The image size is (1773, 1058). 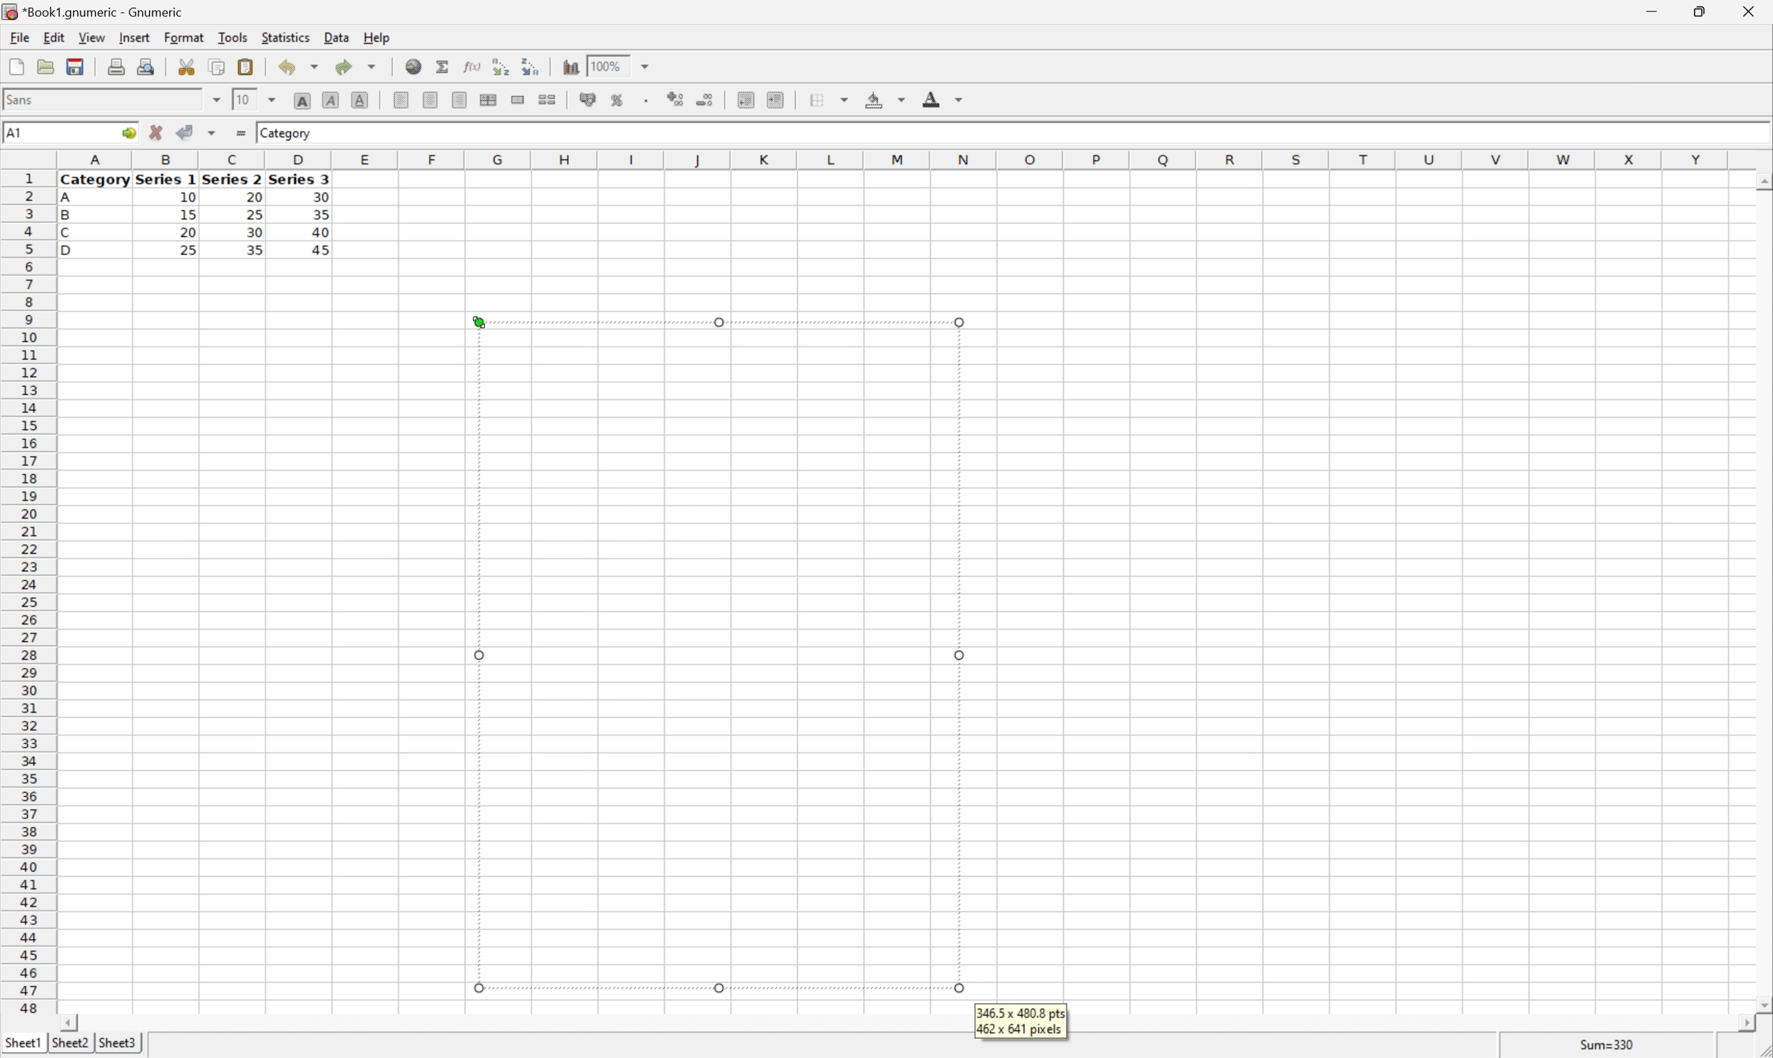 What do you see at coordinates (606, 70) in the screenshot?
I see `100%` at bounding box center [606, 70].